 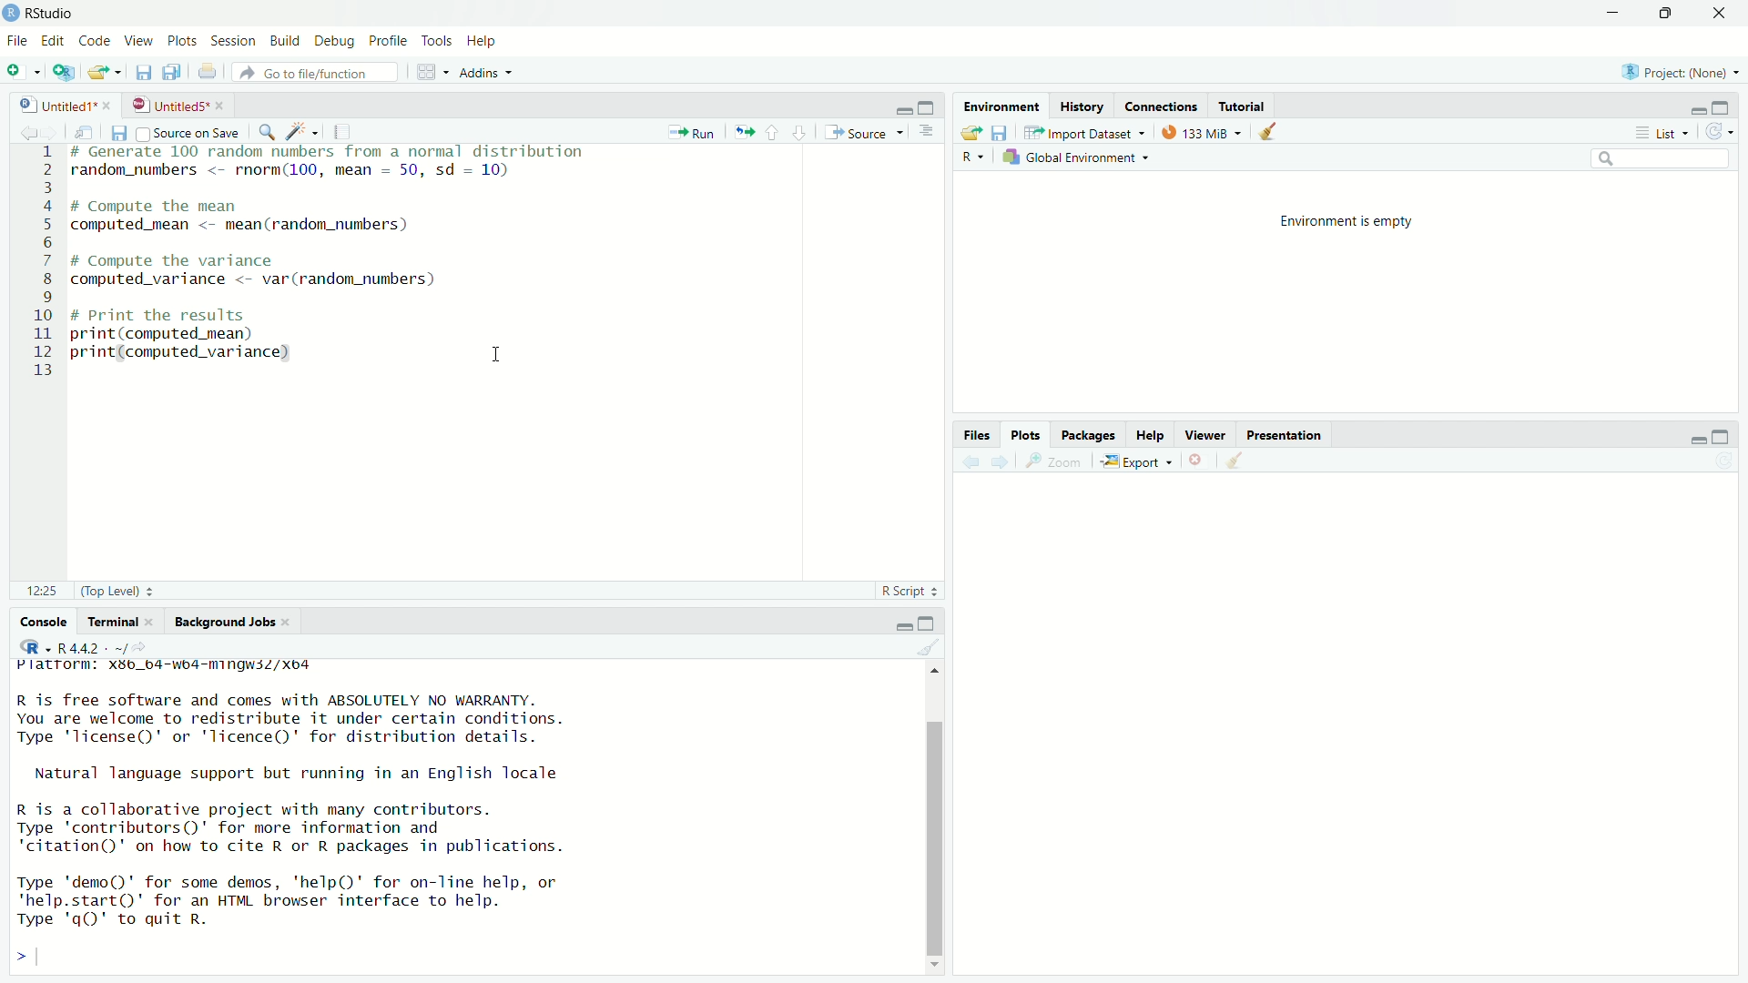 I want to click on random_numbers <- rnorm(100, mean = 50, sd = 10), so click(x=314, y=170).